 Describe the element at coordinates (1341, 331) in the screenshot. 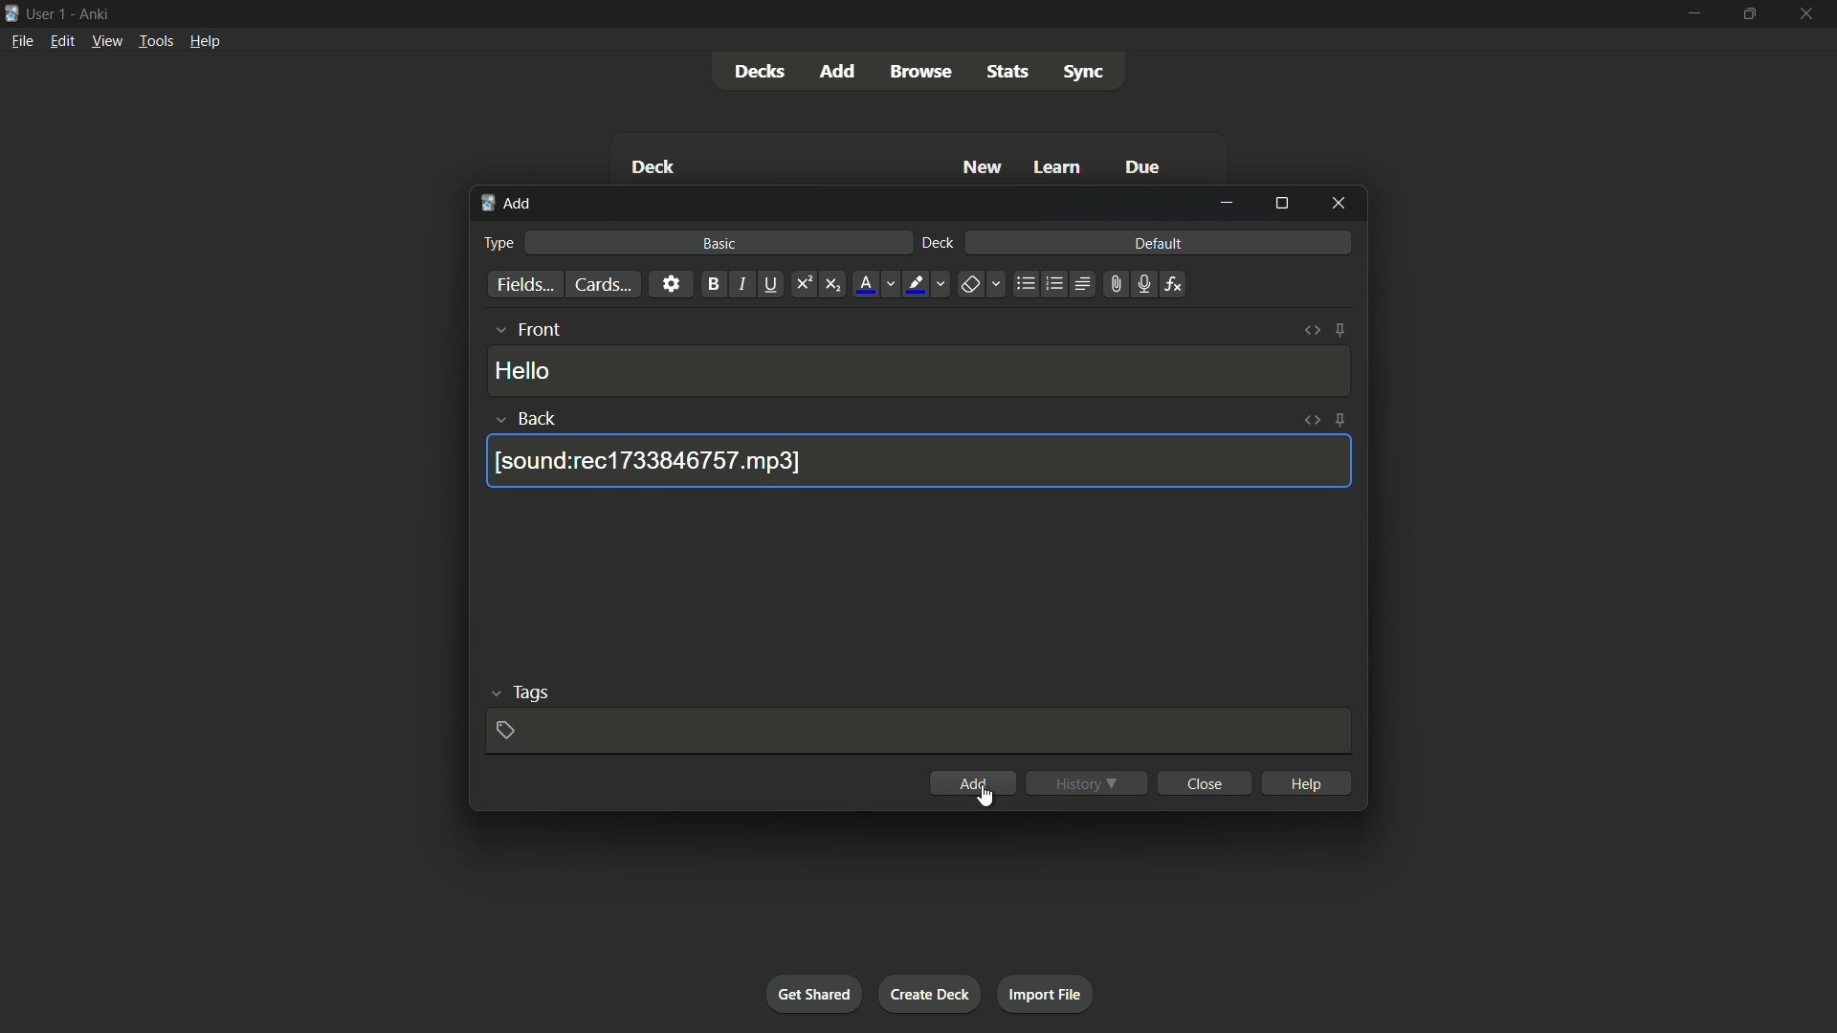

I see `toggle sticky` at that location.